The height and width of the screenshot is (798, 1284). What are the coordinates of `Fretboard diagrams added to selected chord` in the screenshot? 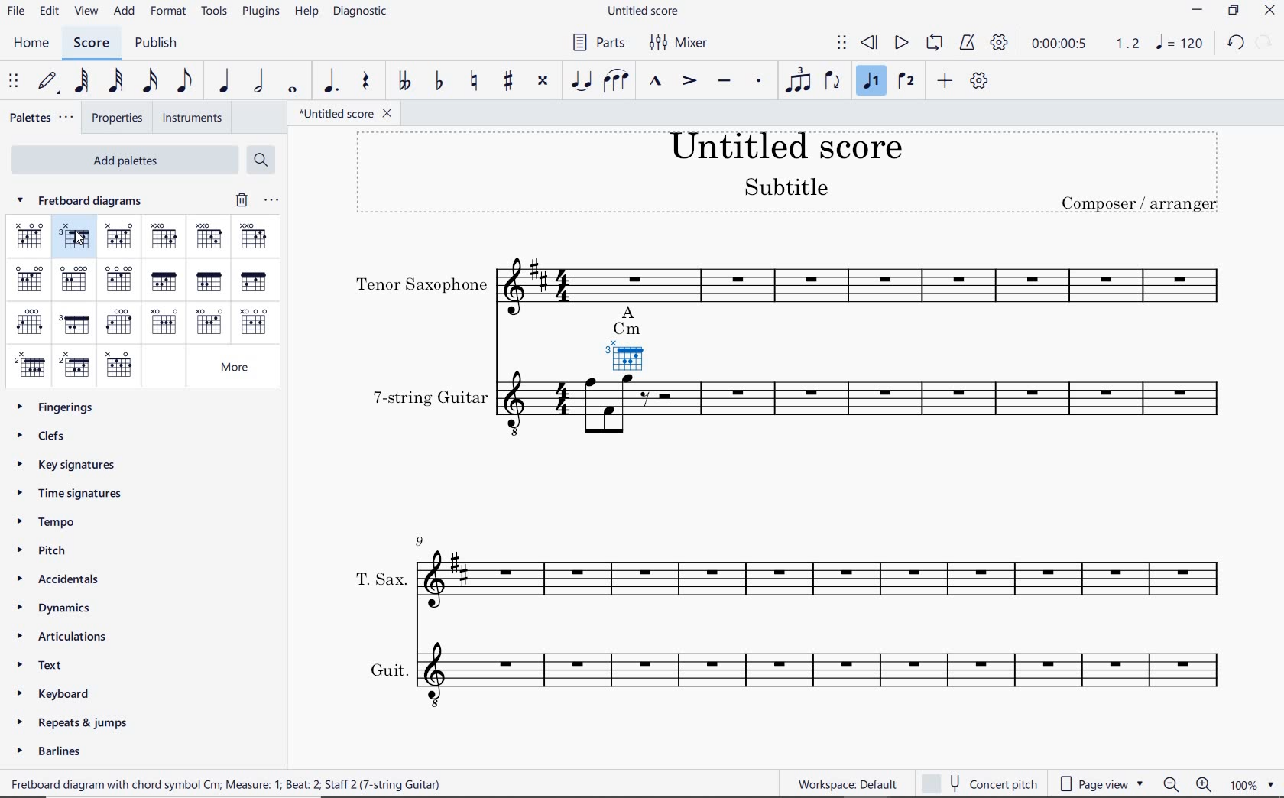 It's located at (633, 339).